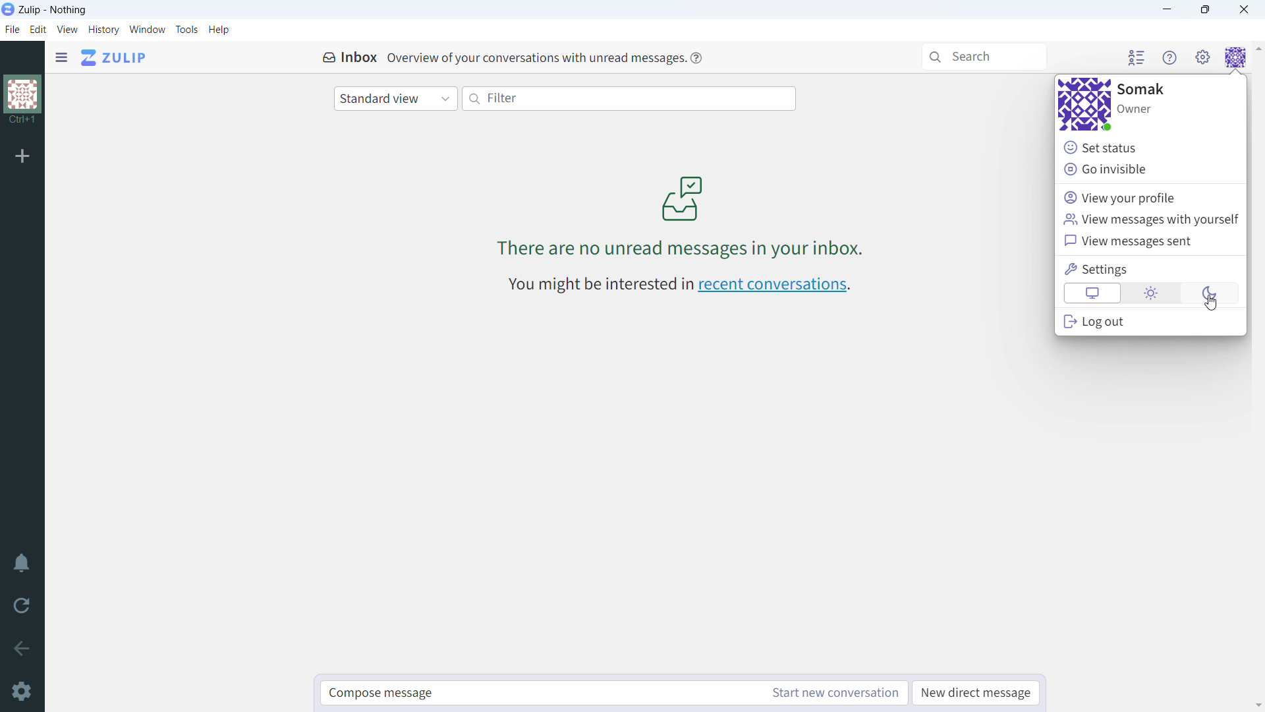  I want to click on edit, so click(38, 30).